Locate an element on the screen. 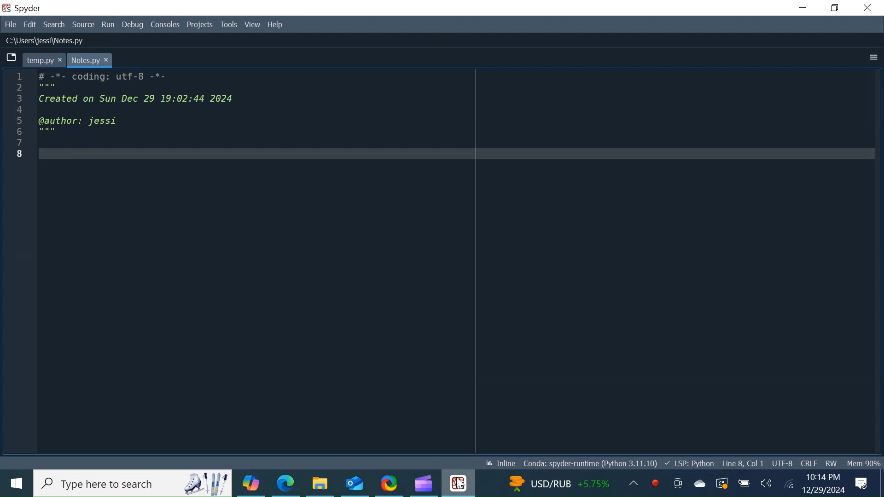 Image resolution: width=884 pixels, height=497 pixels. Line 8, Col 1 is located at coordinates (743, 462).